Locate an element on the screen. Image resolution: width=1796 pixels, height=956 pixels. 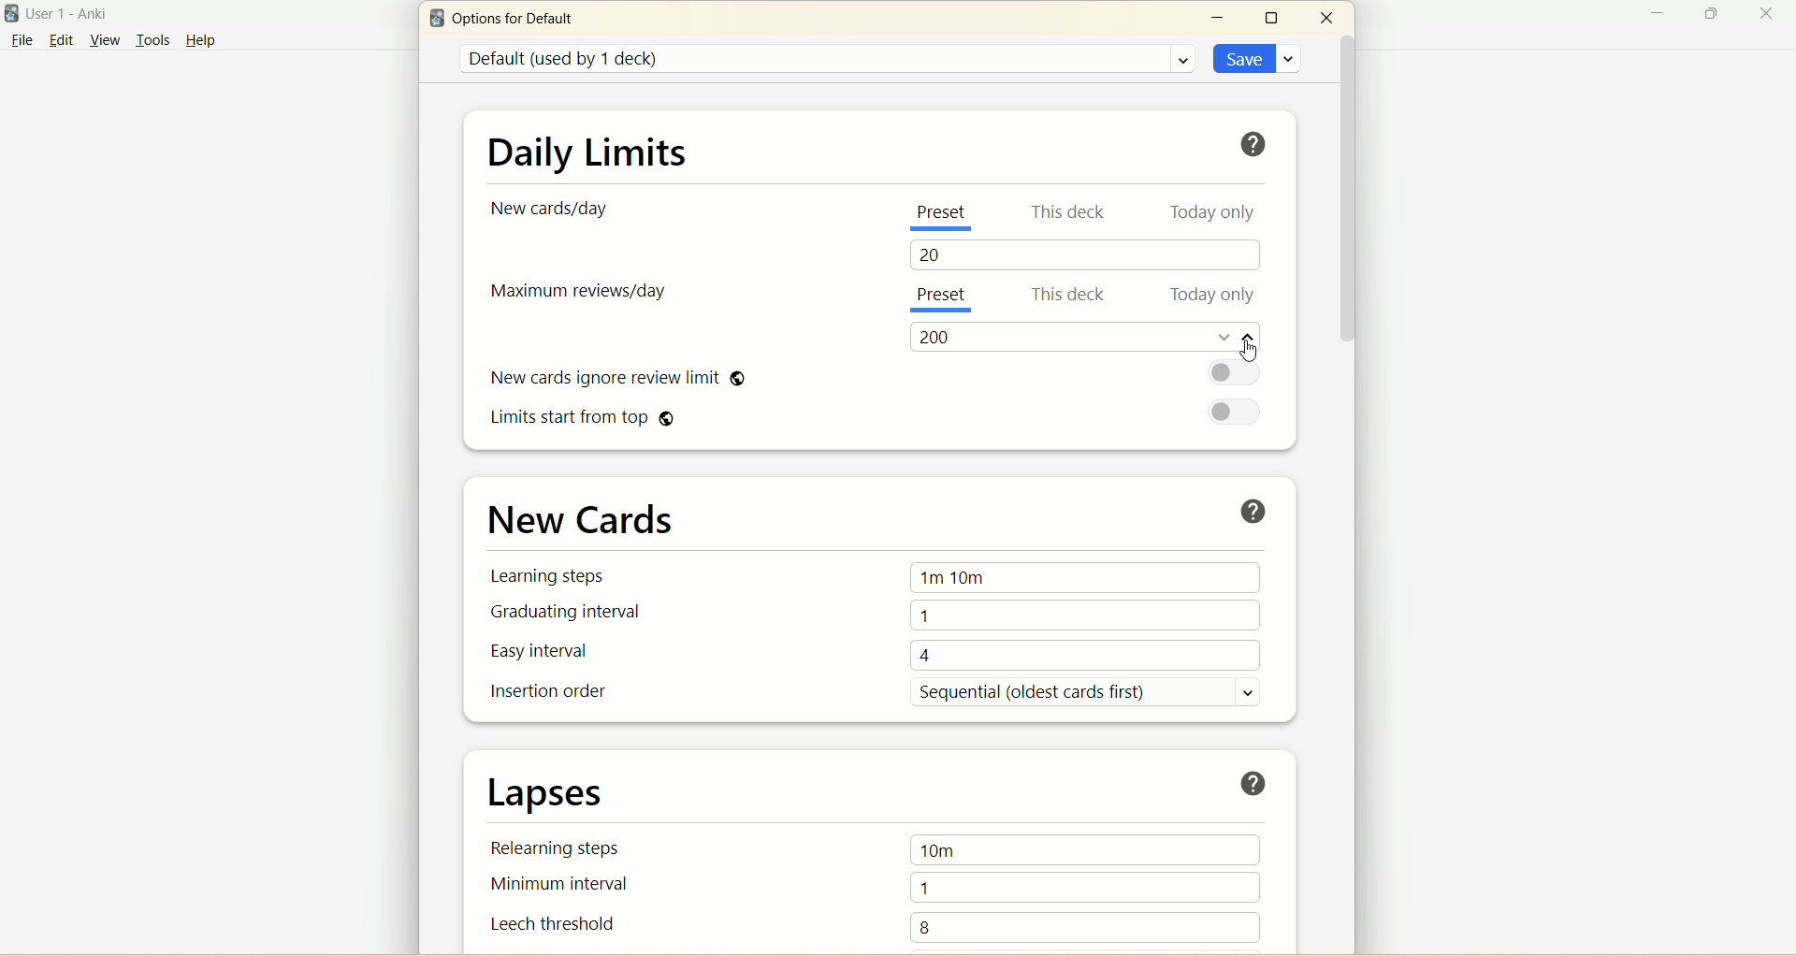
maximize is located at coordinates (1718, 14).